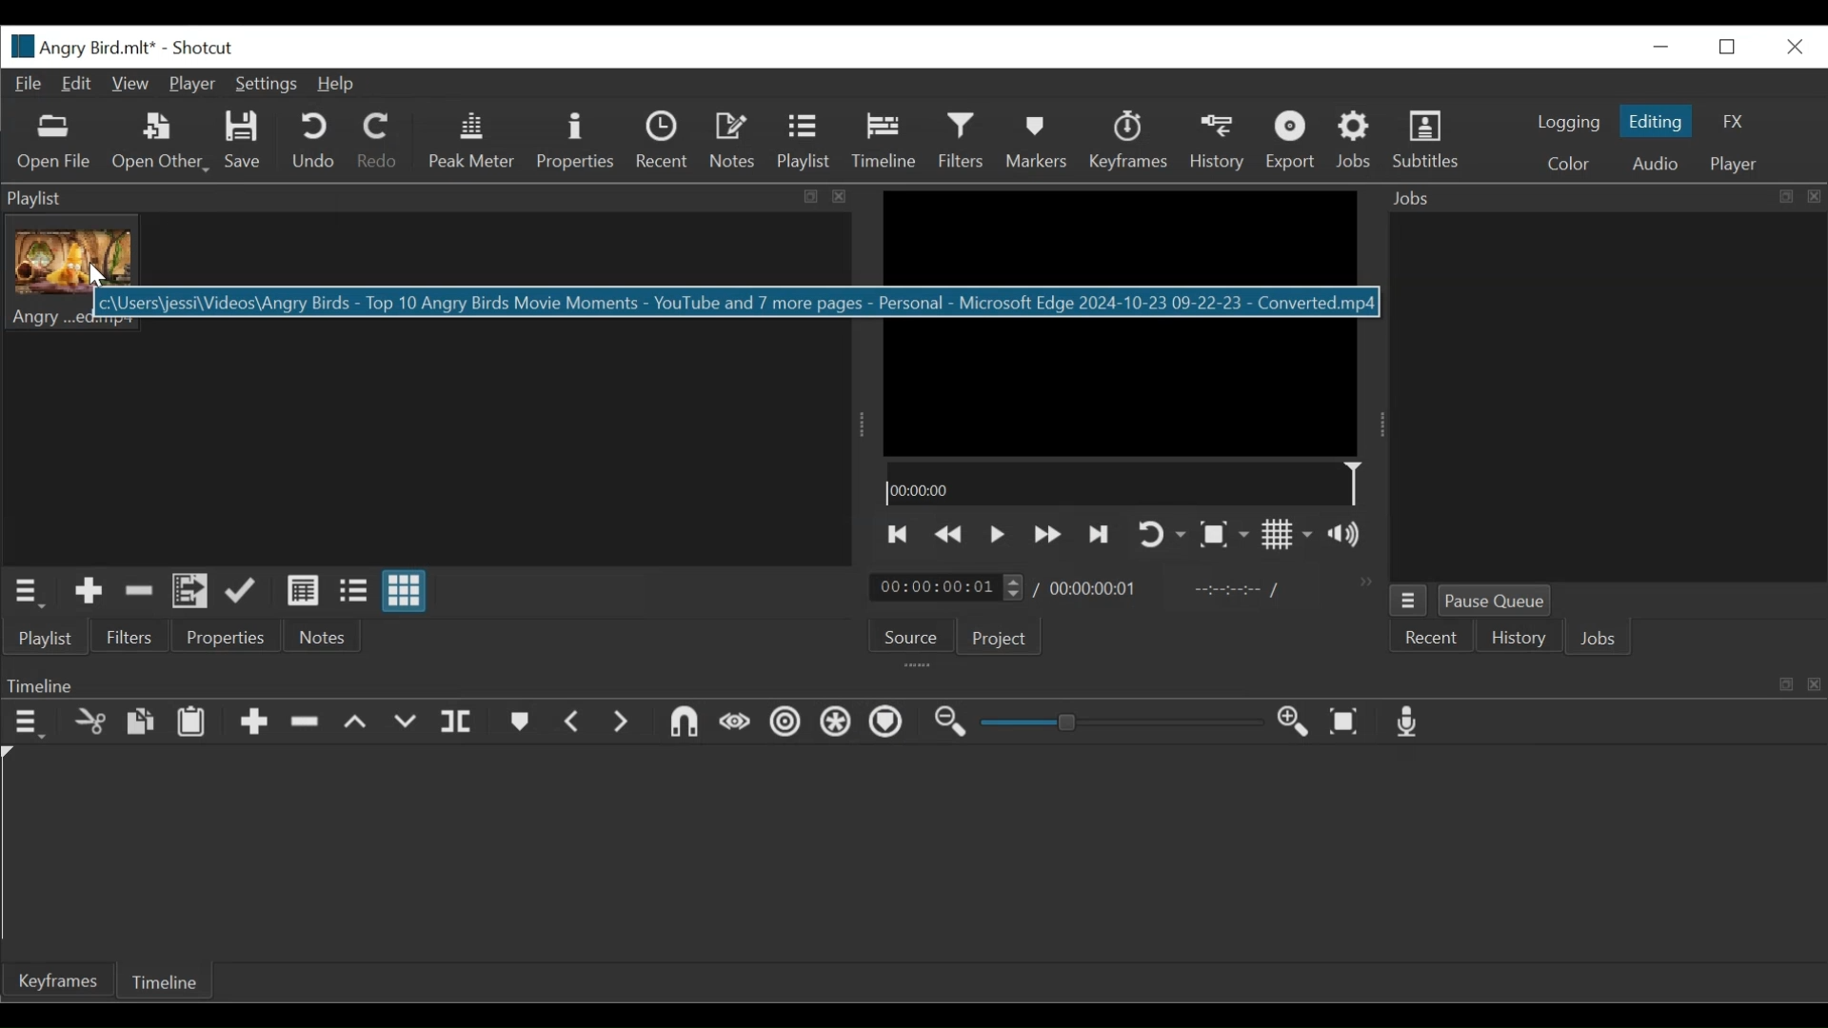 The image size is (1828, 1028). Describe the element at coordinates (458, 724) in the screenshot. I see `Split at playhead` at that location.